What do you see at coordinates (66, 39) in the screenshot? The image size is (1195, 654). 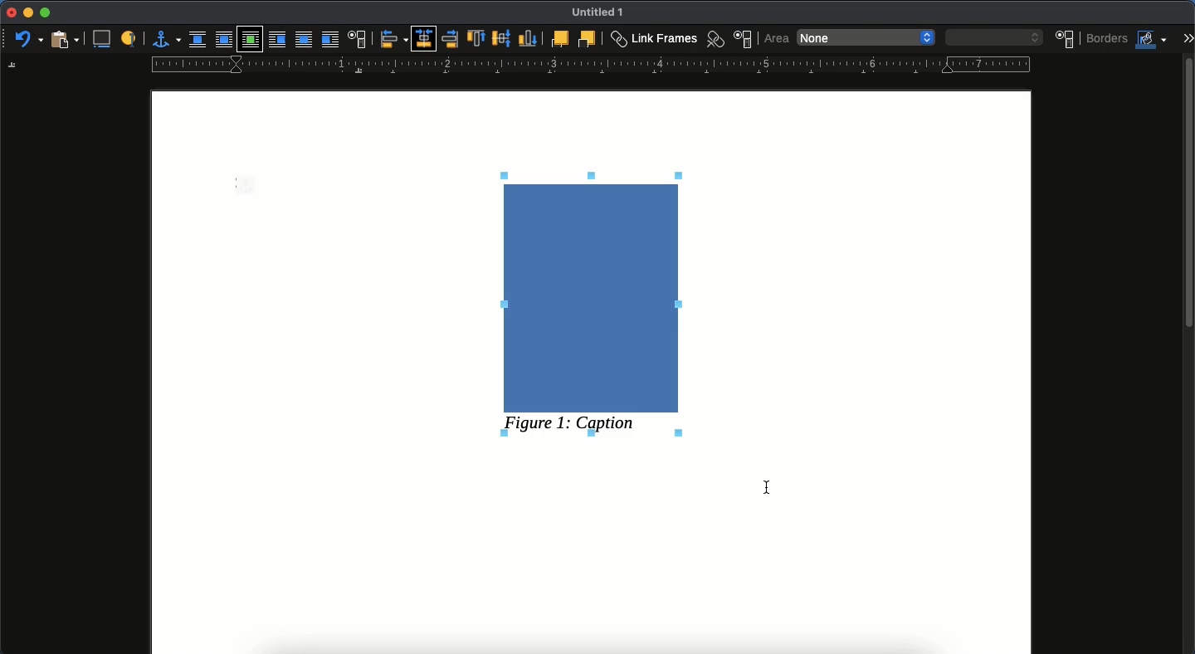 I see `paste` at bounding box center [66, 39].